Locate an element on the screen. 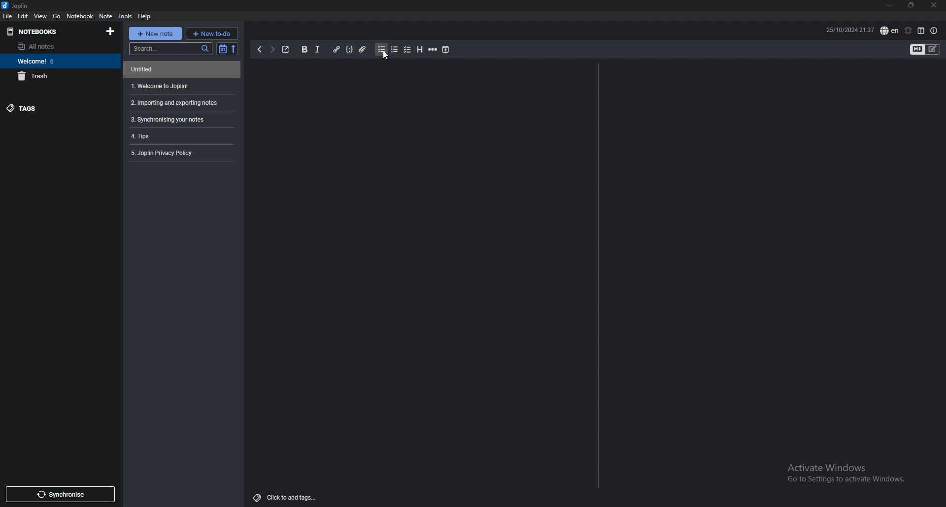  Synchronise is located at coordinates (61, 496).